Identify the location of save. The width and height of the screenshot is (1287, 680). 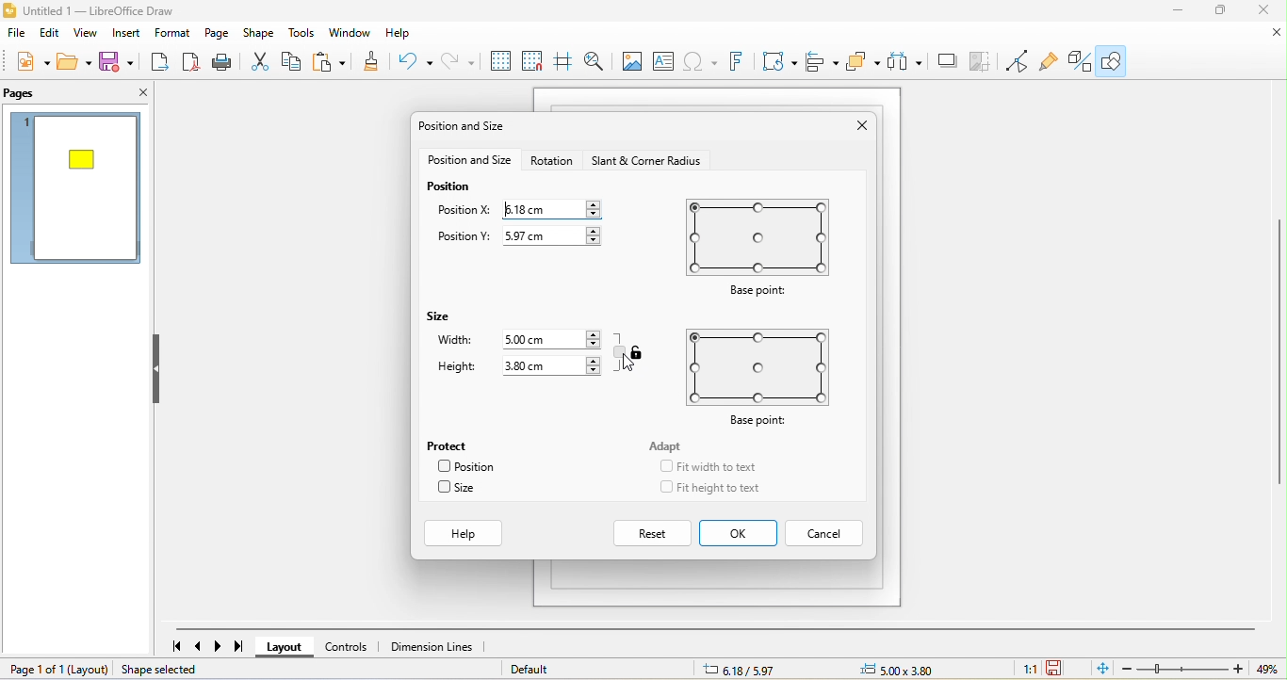
(118, 63).